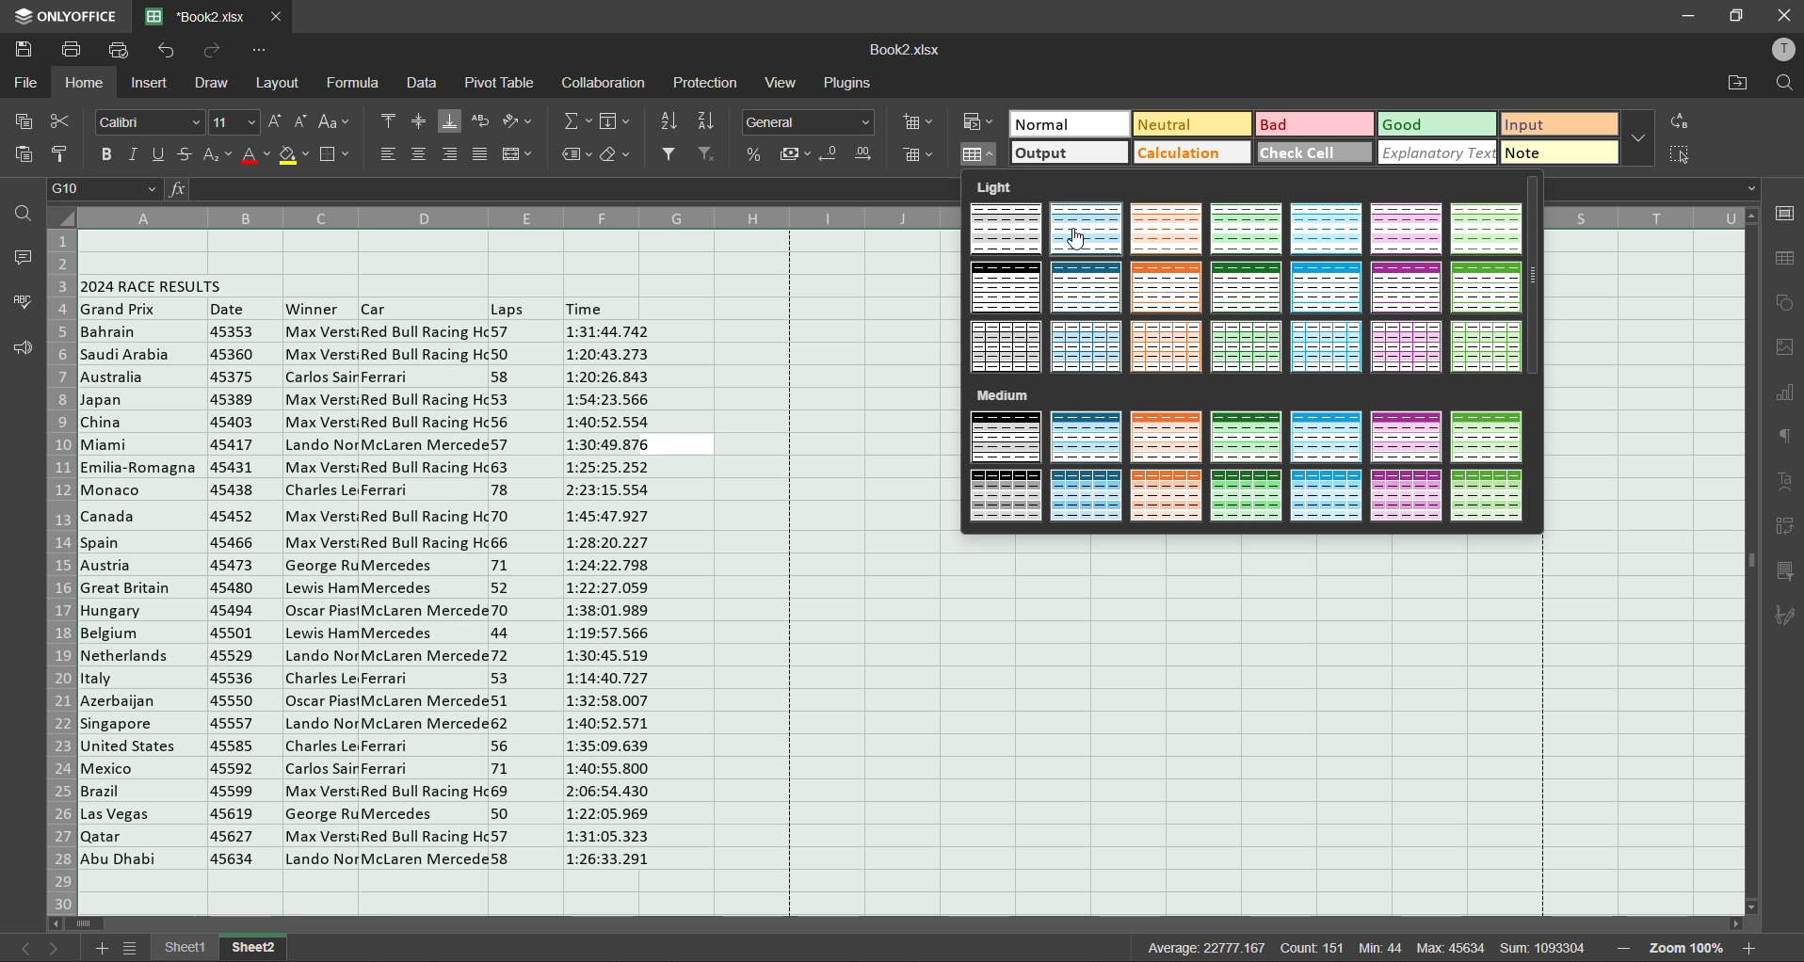 This screenshot has width=1804, height=962. Describe the element at coordinates (1785, 483) in the screenshot. I see `text` at that location.